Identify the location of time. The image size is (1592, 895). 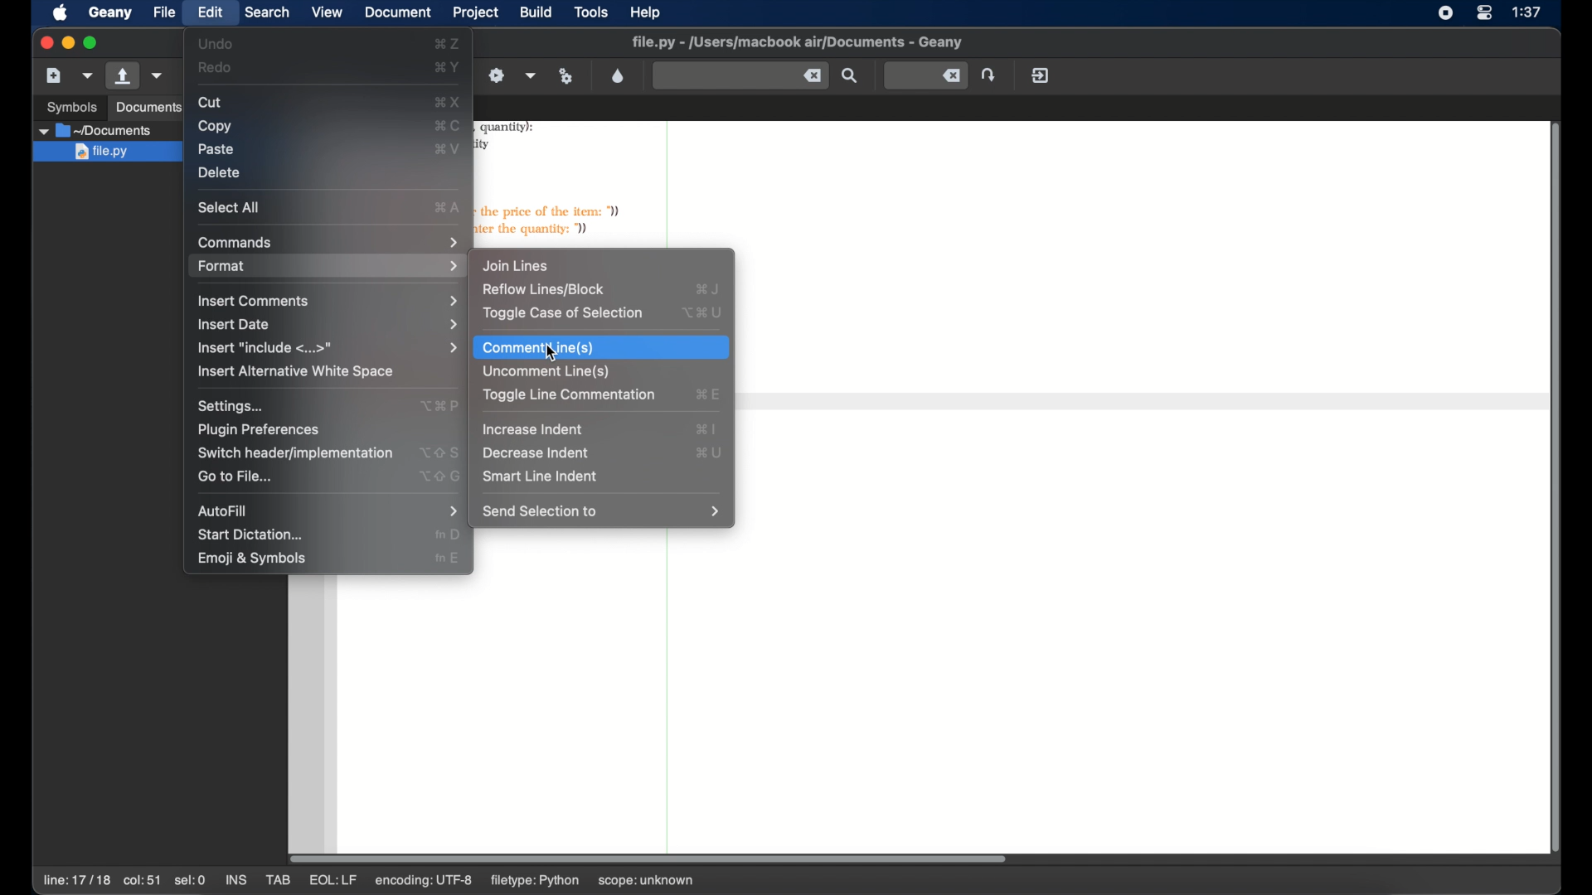
(1528, 12).